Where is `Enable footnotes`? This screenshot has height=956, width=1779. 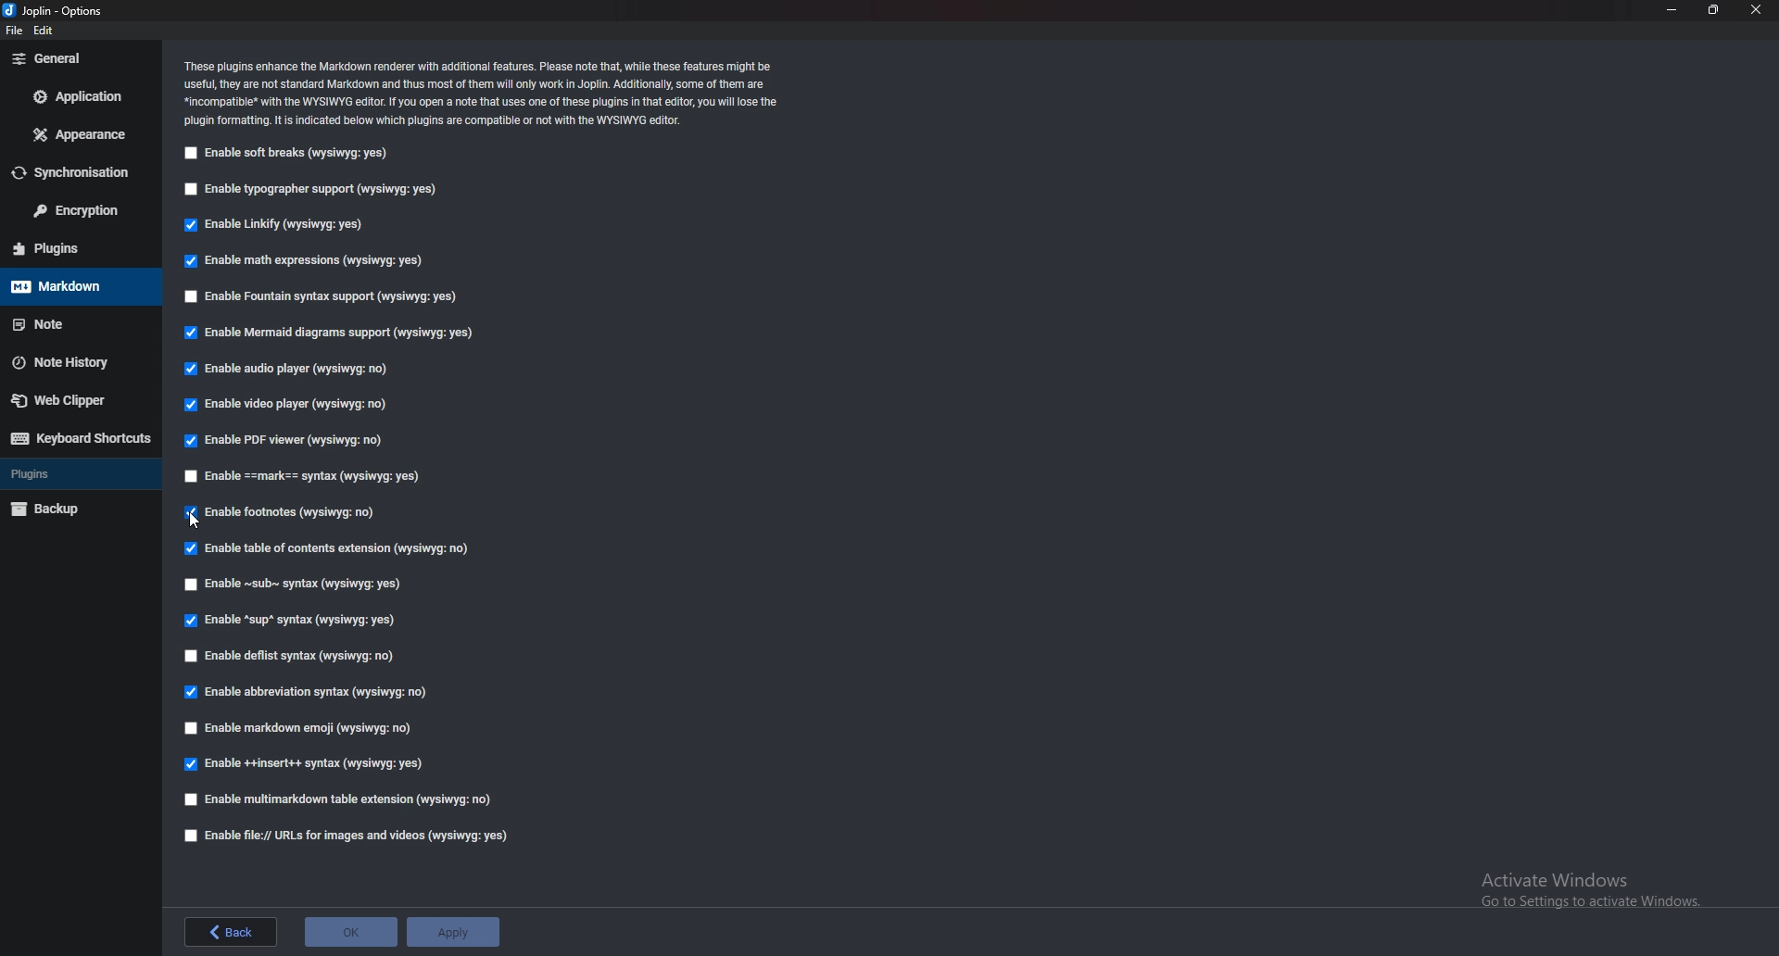
Enable footnotes is located at coordinates (284, 511).